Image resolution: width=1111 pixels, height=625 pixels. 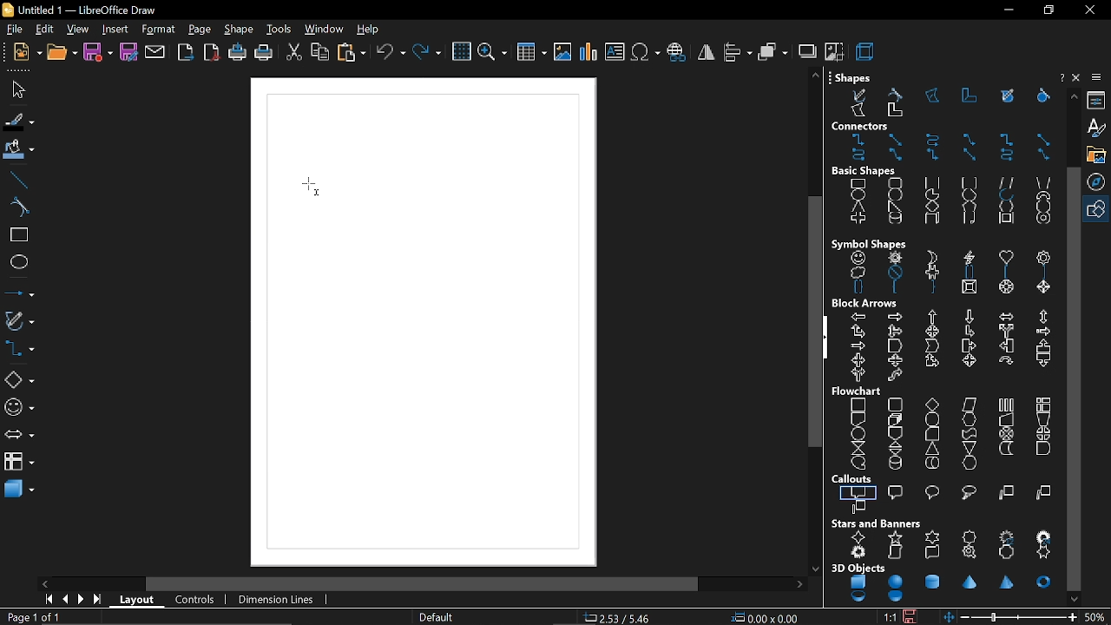 I want to click on previous page, so click(x=62, y=601).